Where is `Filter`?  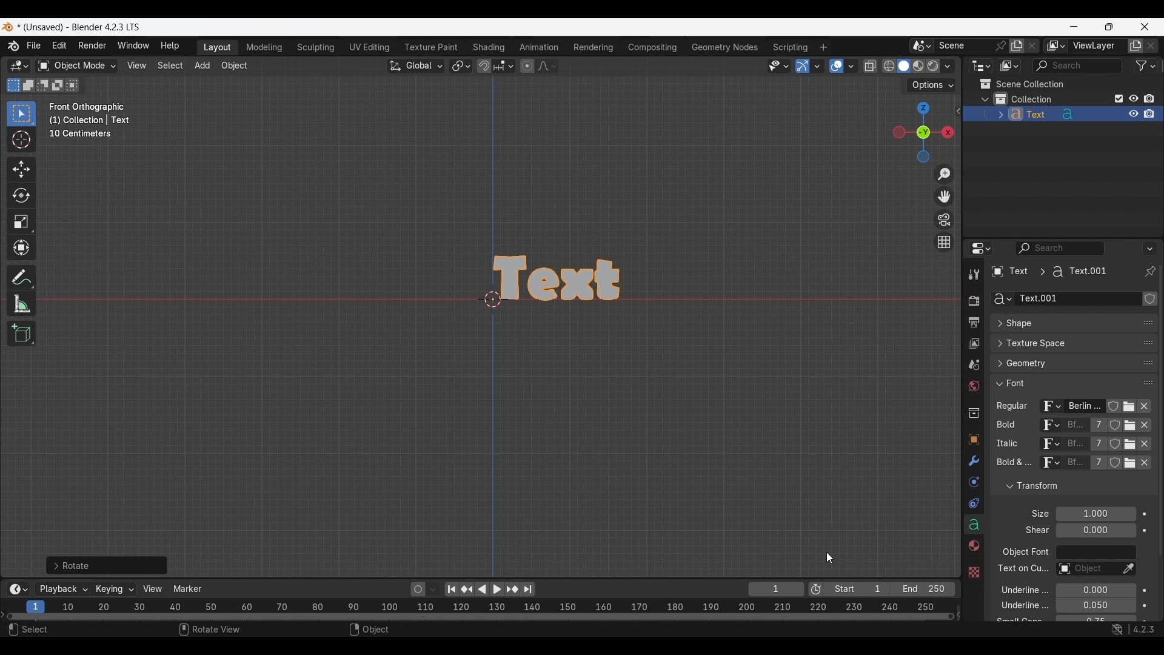
Filter is located at coordinates (1146, 65).